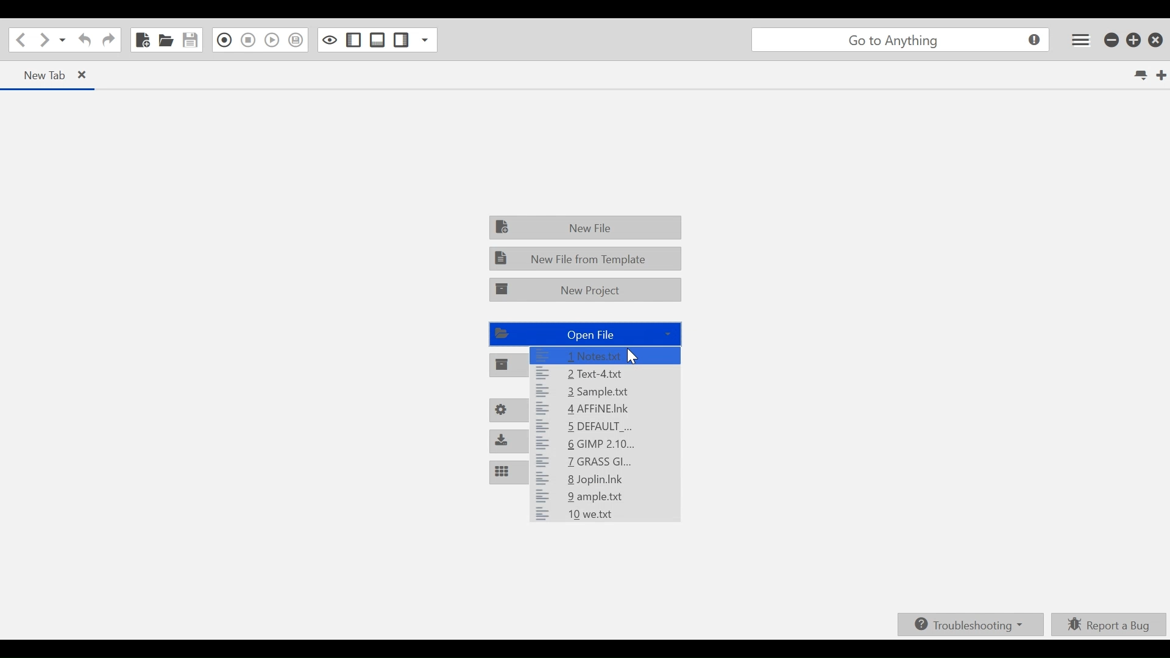  I want to click on Show/Hide Right Pane , so click(401, 40).